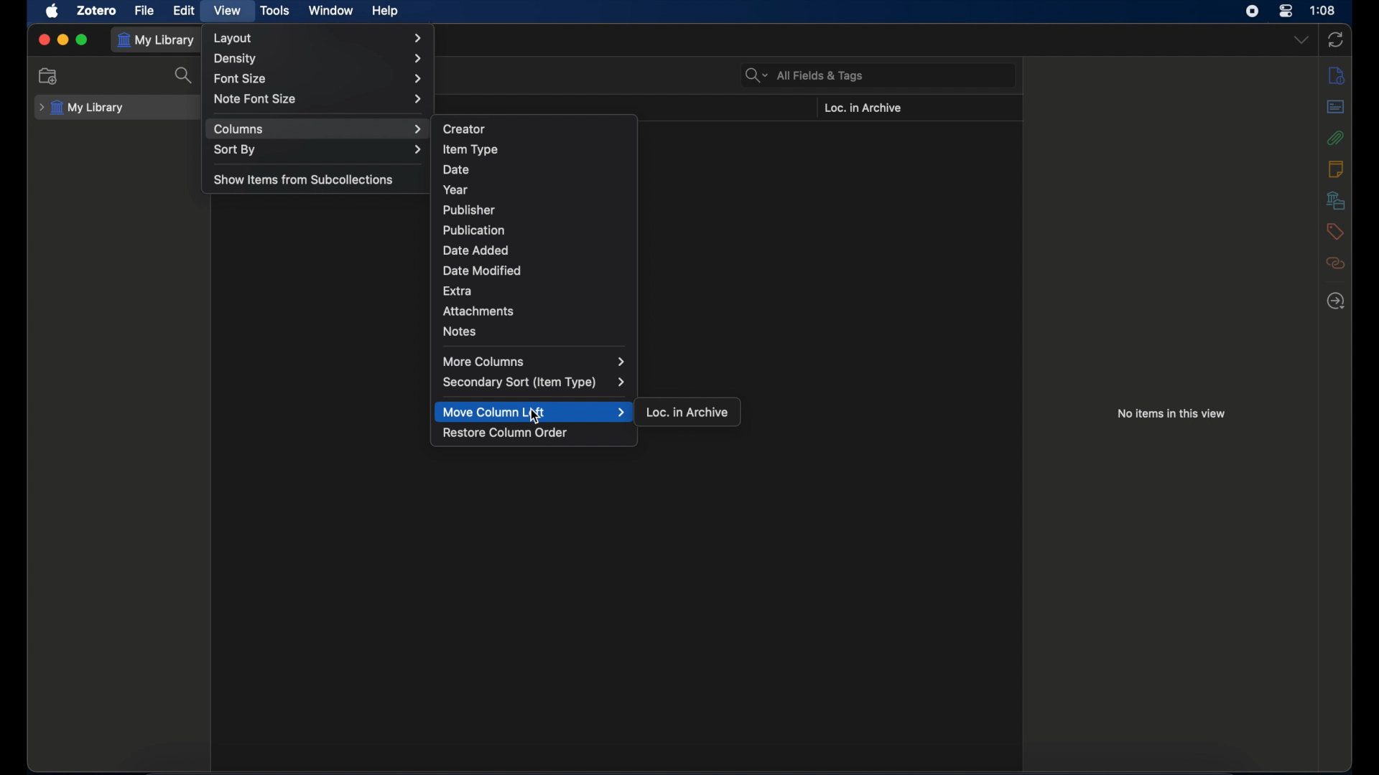 The image size is (1379, 775). What do you see at coordinates (458, 292) in the screenshot?
I see `extra` at bounding box center [458, 292].